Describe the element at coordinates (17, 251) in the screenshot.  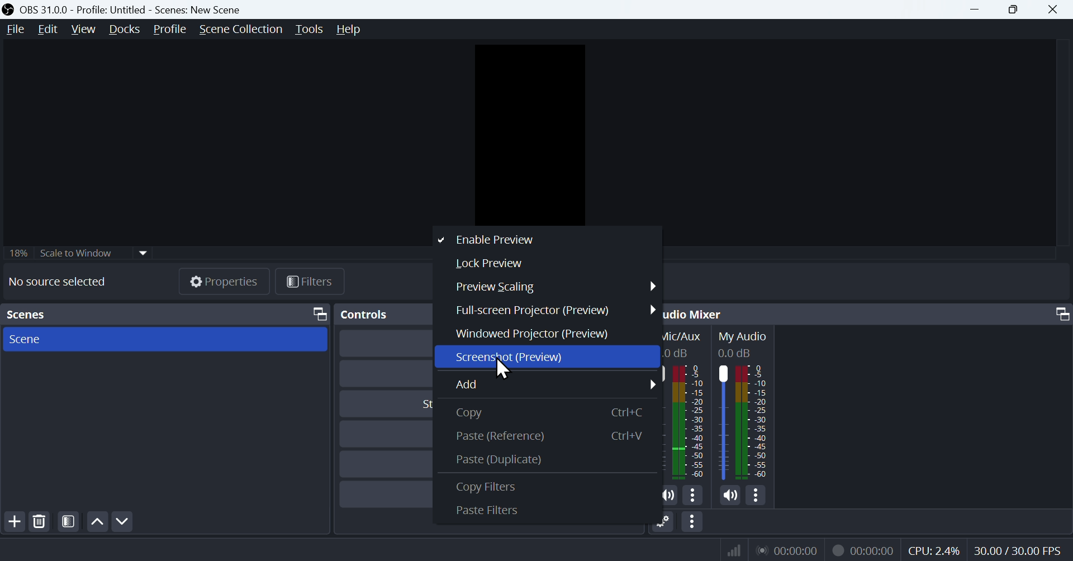
I see `18%` at that location.